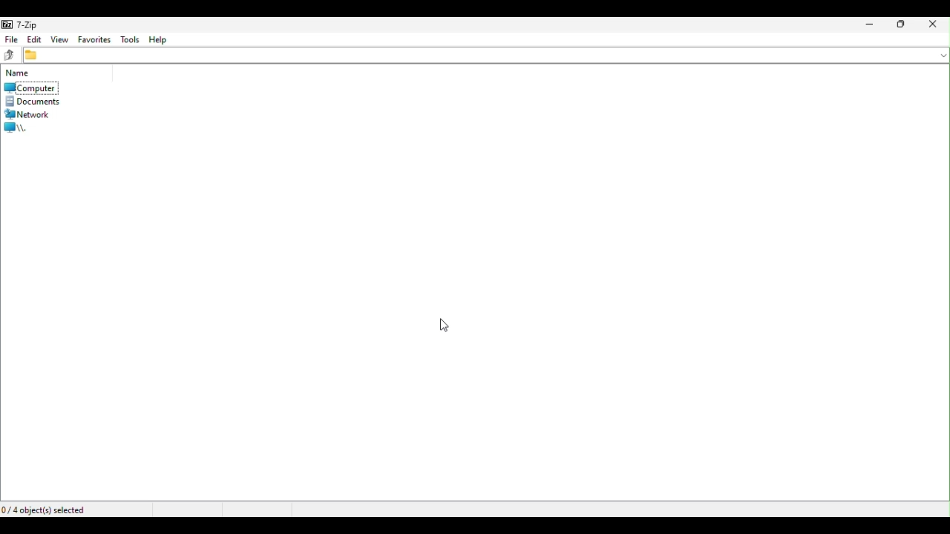 The image size is (950, 534). Describe the element at coordinates (10, 55) in the screenshot. I see `up` at that location.